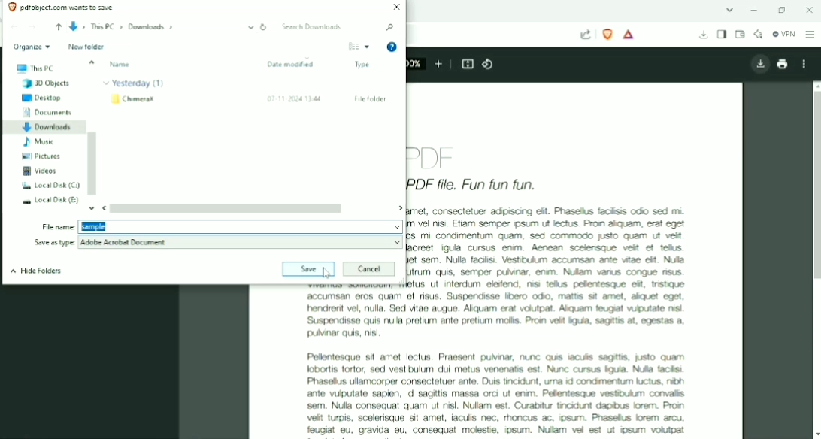 Image resolution: width=821 pixels, height=439 pixels. What do you see at coordinates (43, 98) in the screenshot?
I see `Desktop` at bounding box center [43, 98].